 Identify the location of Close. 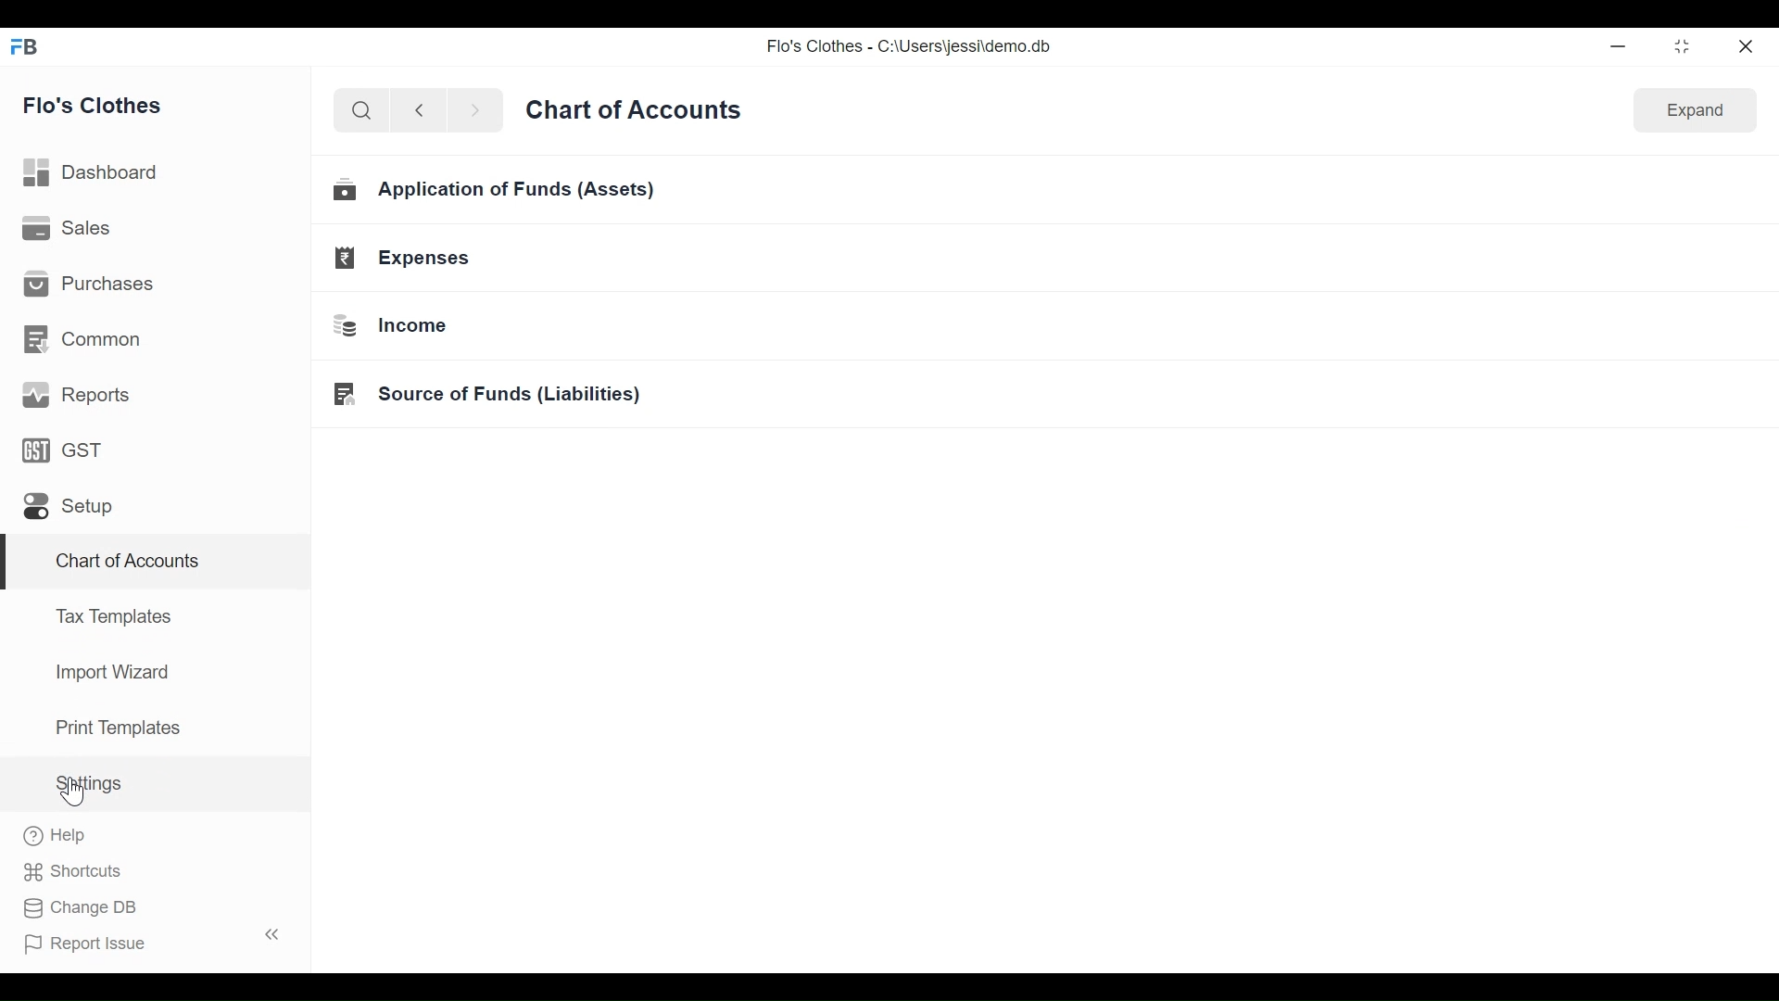
(1748, 44).